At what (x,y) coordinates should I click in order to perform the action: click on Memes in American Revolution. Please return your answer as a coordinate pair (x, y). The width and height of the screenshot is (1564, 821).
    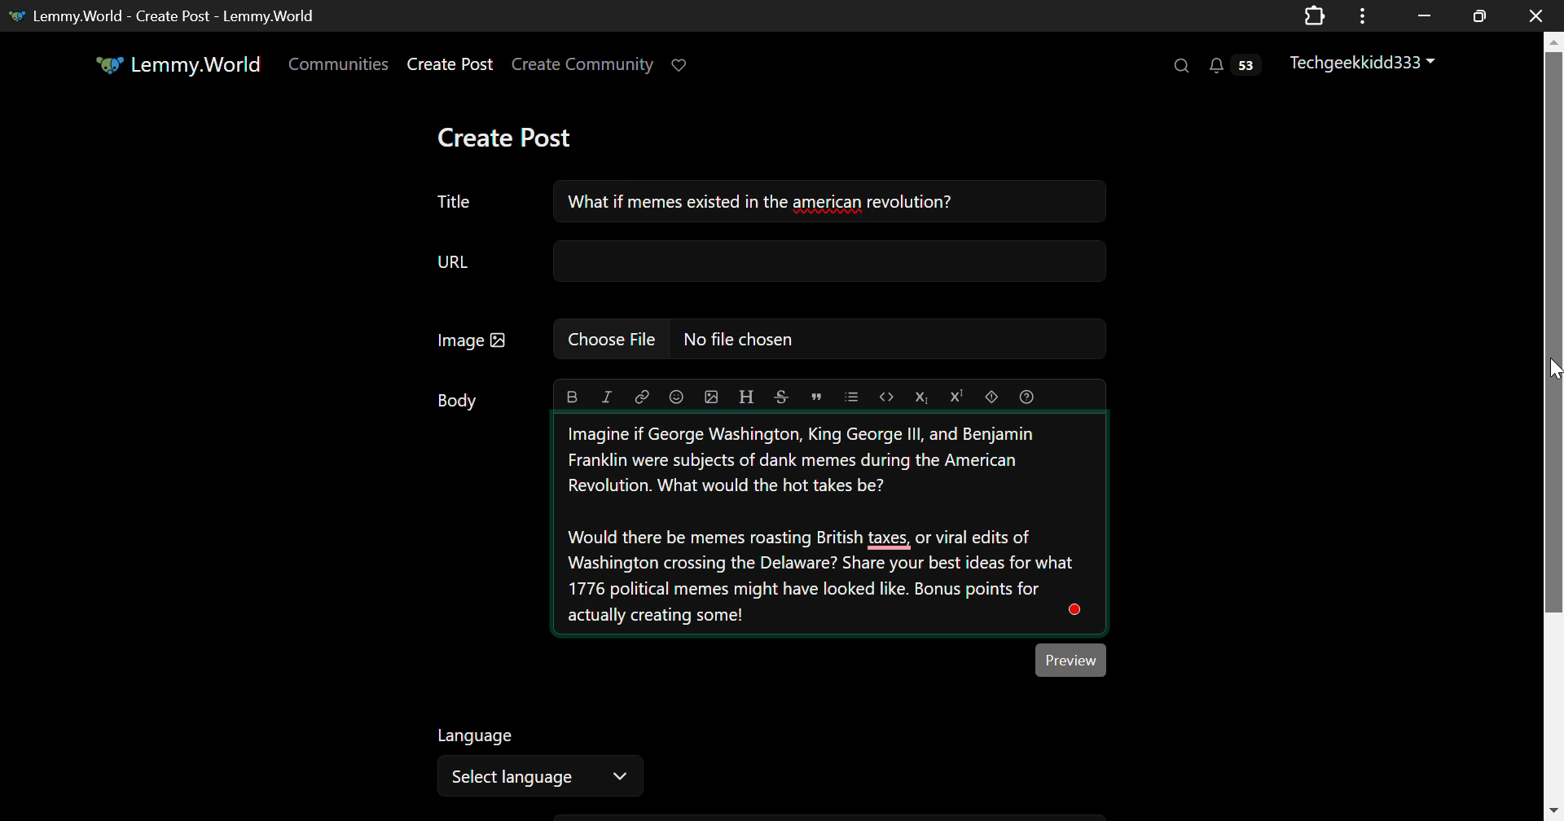
    Looking at the image, I should click on (830, 525).